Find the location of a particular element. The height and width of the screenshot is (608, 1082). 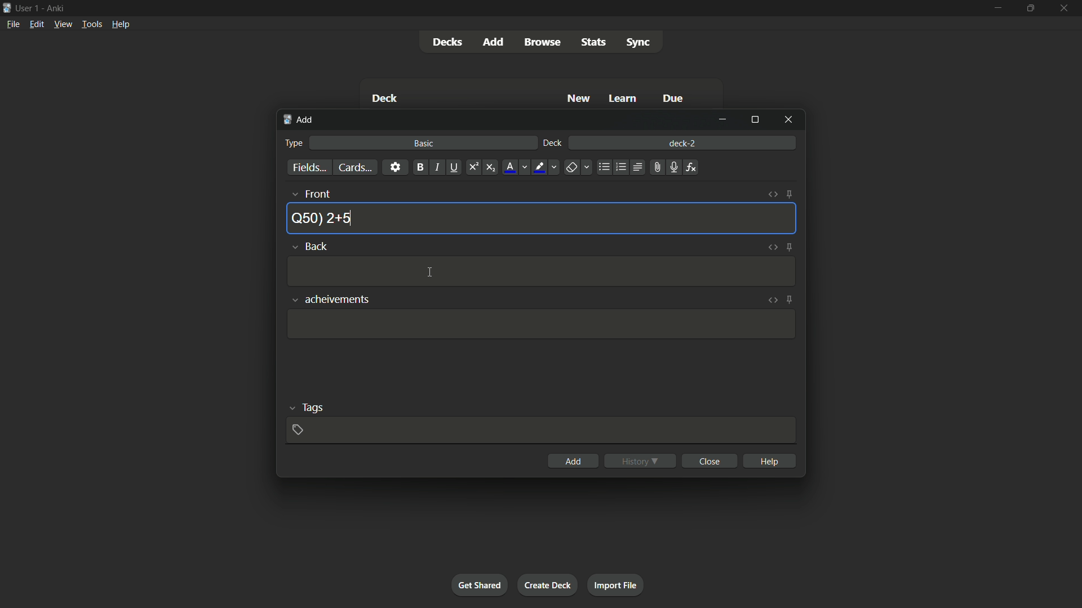

import file is located at coordinates (617, 585).